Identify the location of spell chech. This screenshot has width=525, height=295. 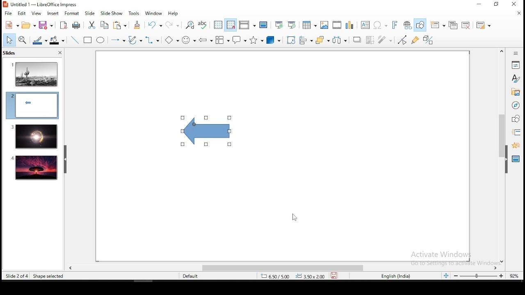
(203, 24).